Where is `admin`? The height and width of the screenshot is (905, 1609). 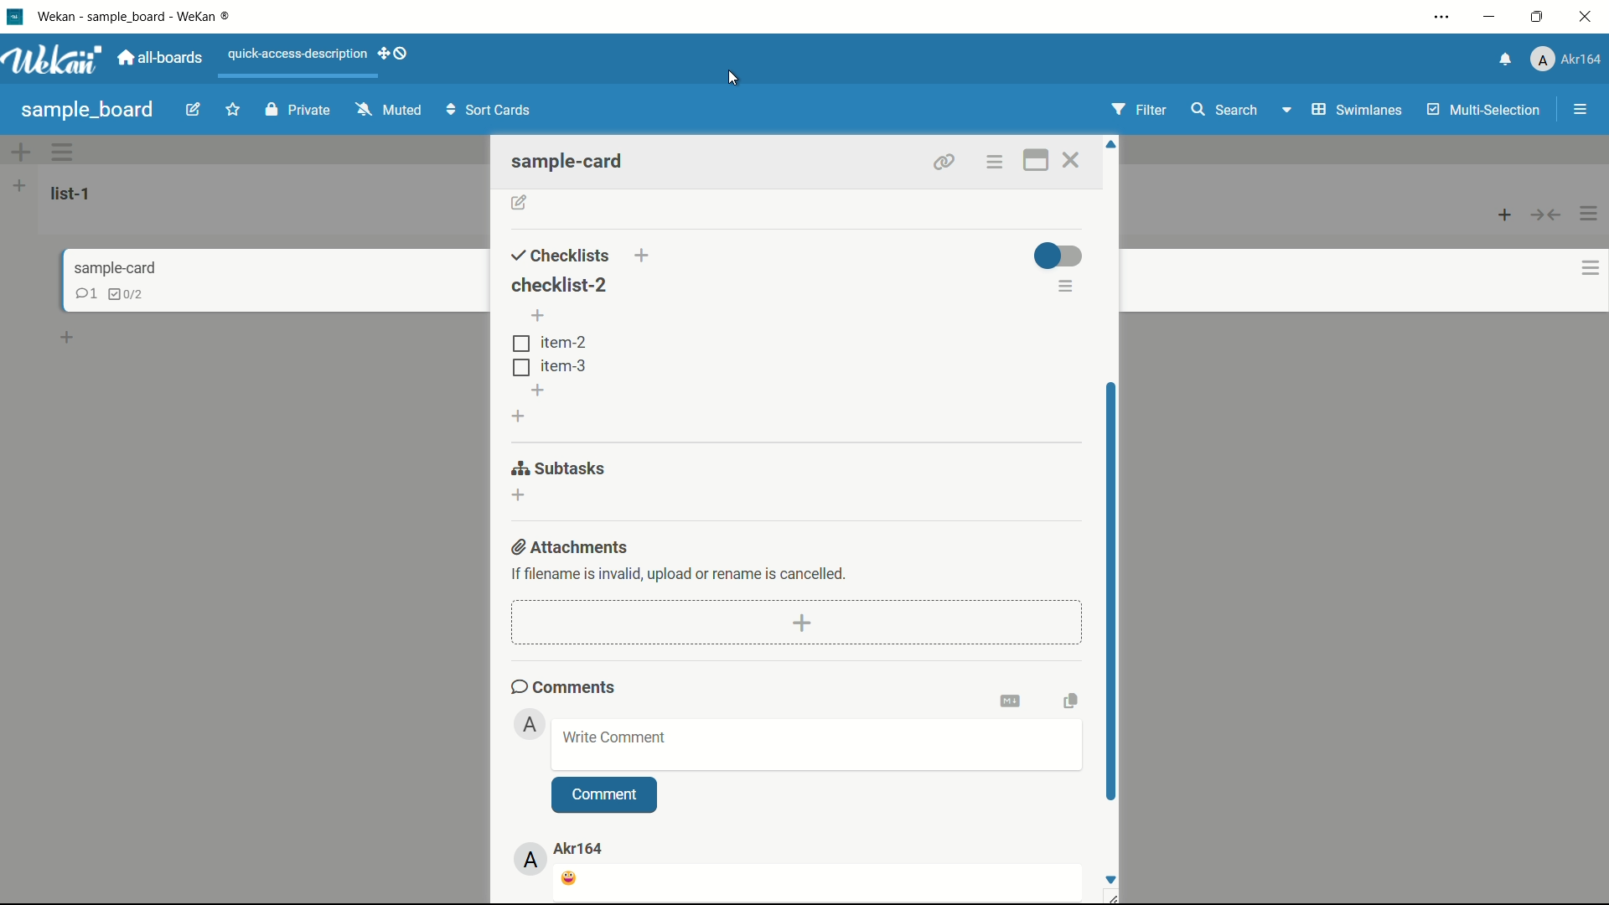
admin is located at coordinates (532, 860).